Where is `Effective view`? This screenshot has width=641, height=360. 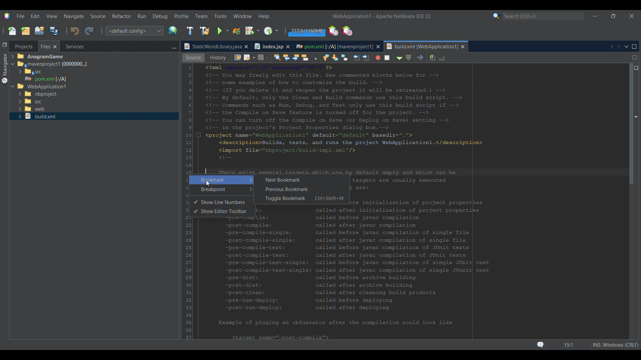 Effective view is located at coordinates (249, 58).